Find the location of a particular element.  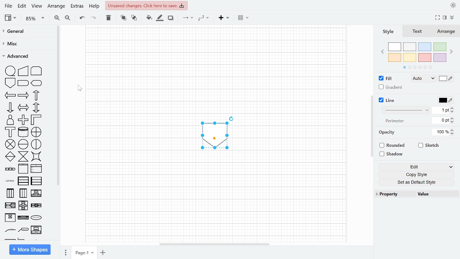

double arrow  is located at coordinates (24, 107).